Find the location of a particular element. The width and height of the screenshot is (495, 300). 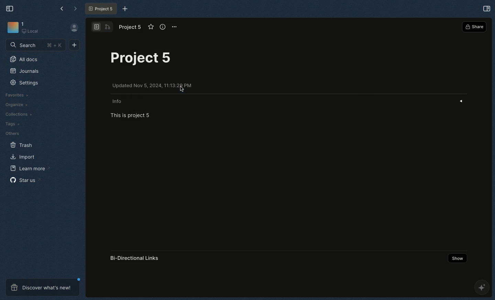

Back is located at coordinates (60, 9).